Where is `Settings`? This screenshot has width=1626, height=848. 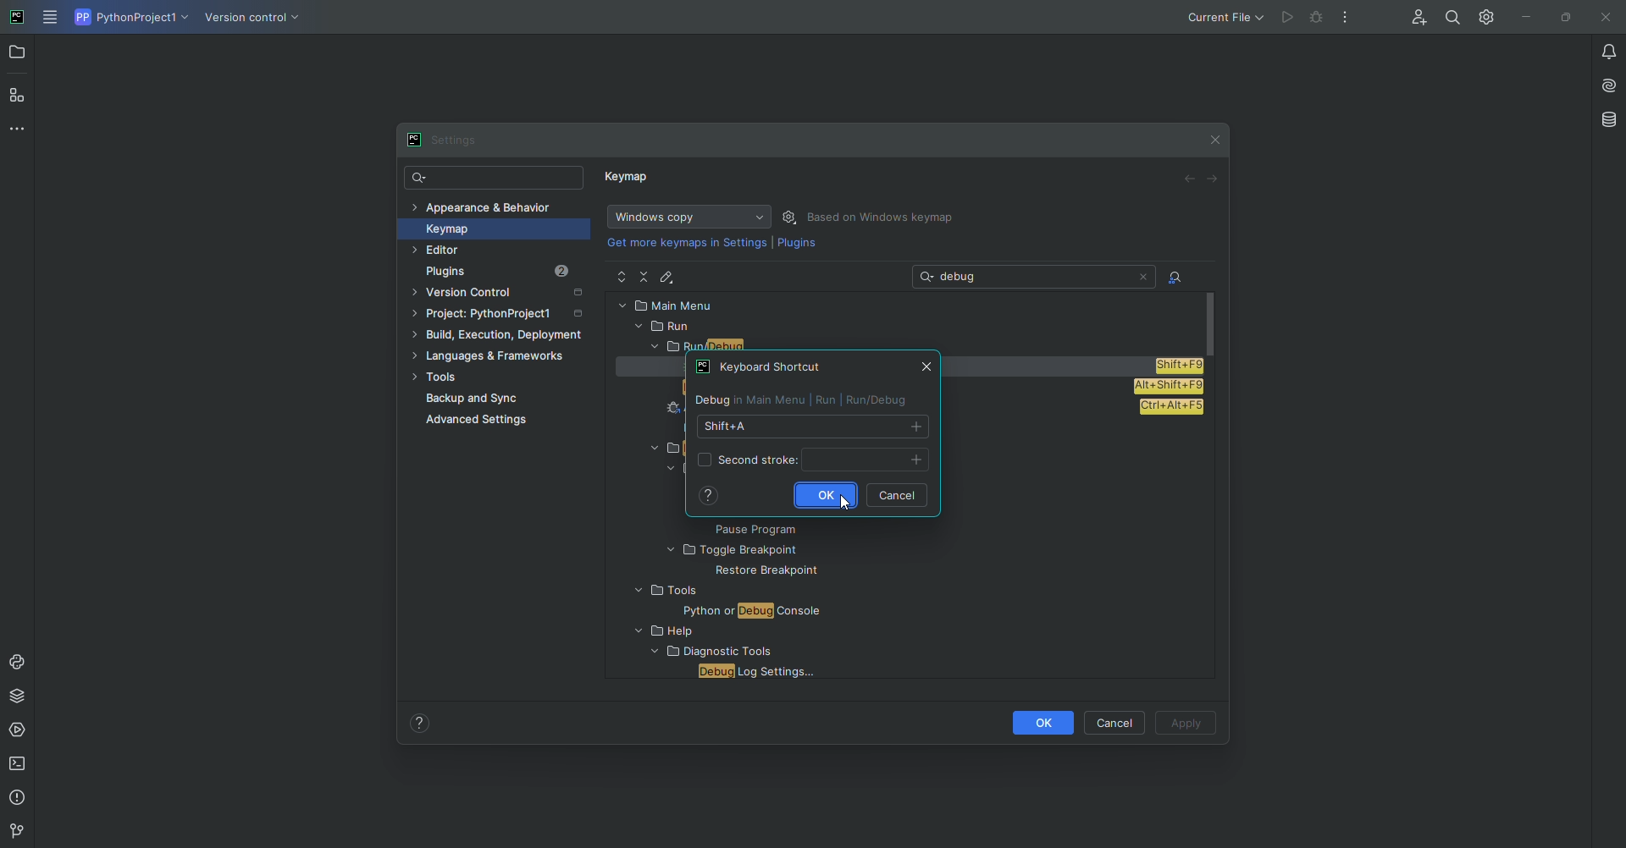
Settings is located at coordinates (792, 217).